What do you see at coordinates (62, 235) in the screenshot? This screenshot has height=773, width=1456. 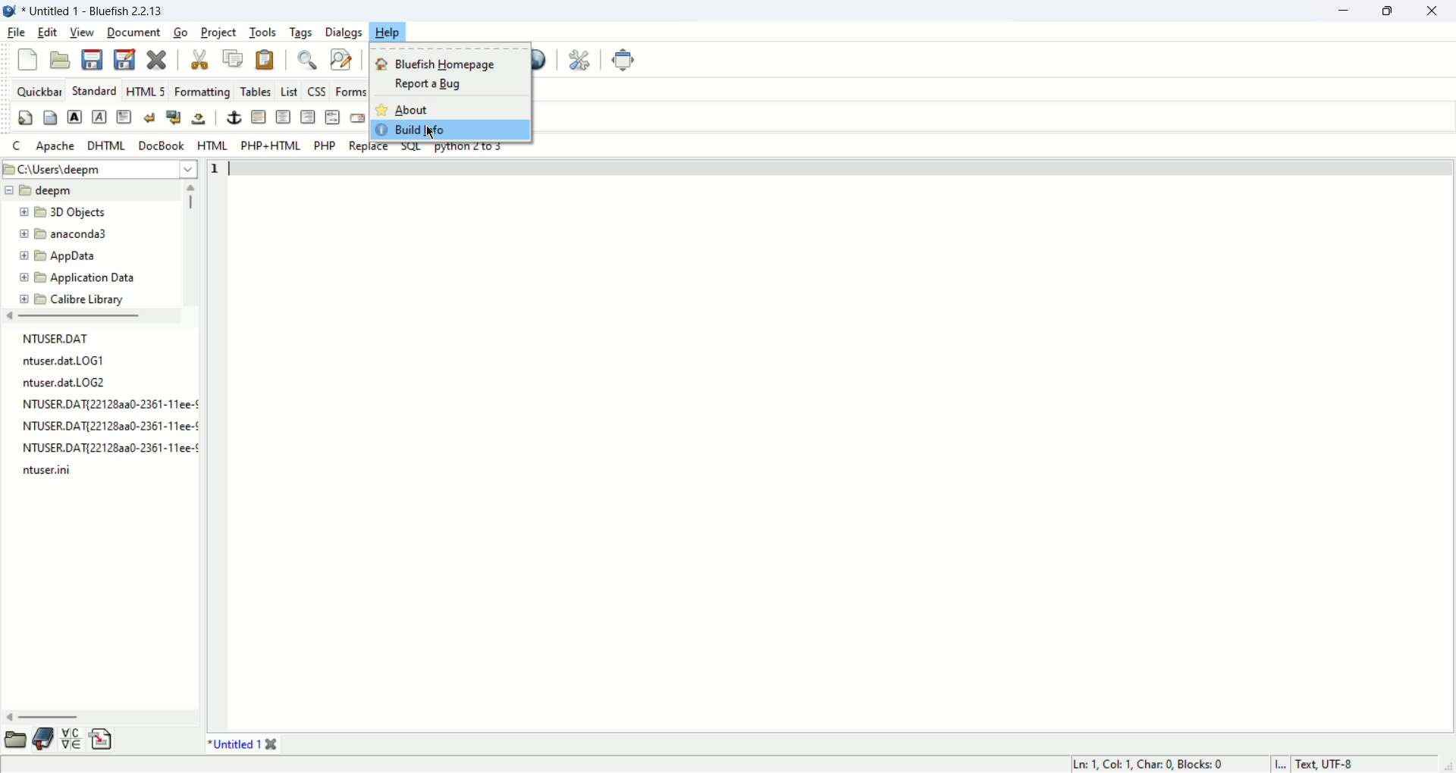 I see `folder name` at bounding box center [62, 235].